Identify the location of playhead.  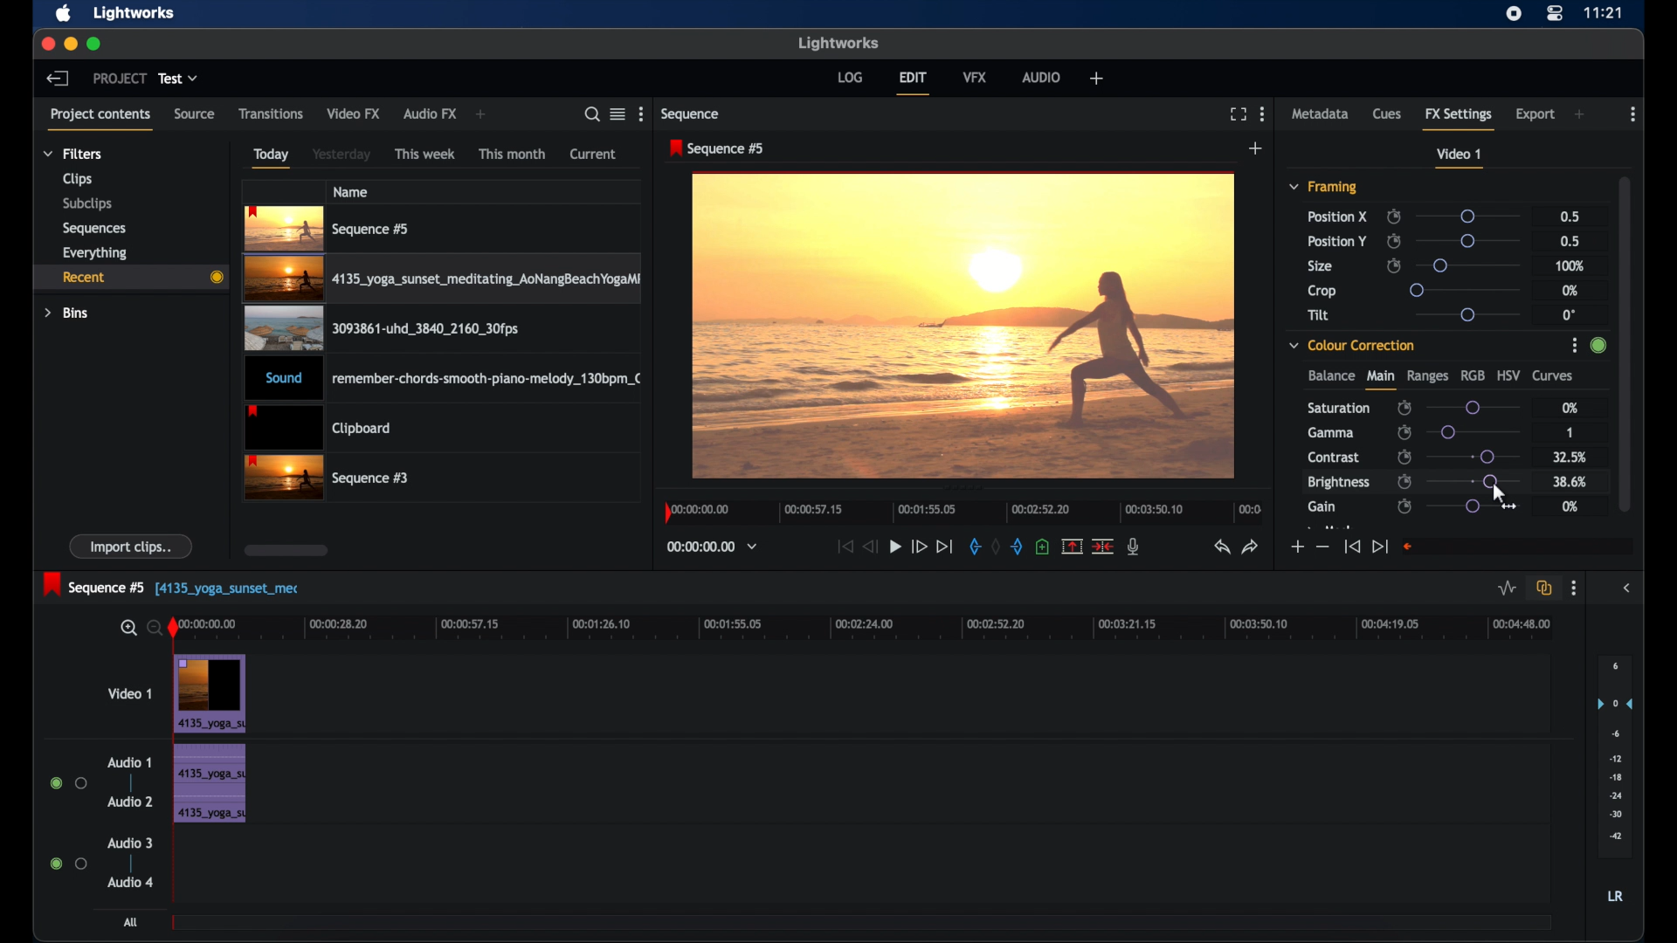
(174, 629).